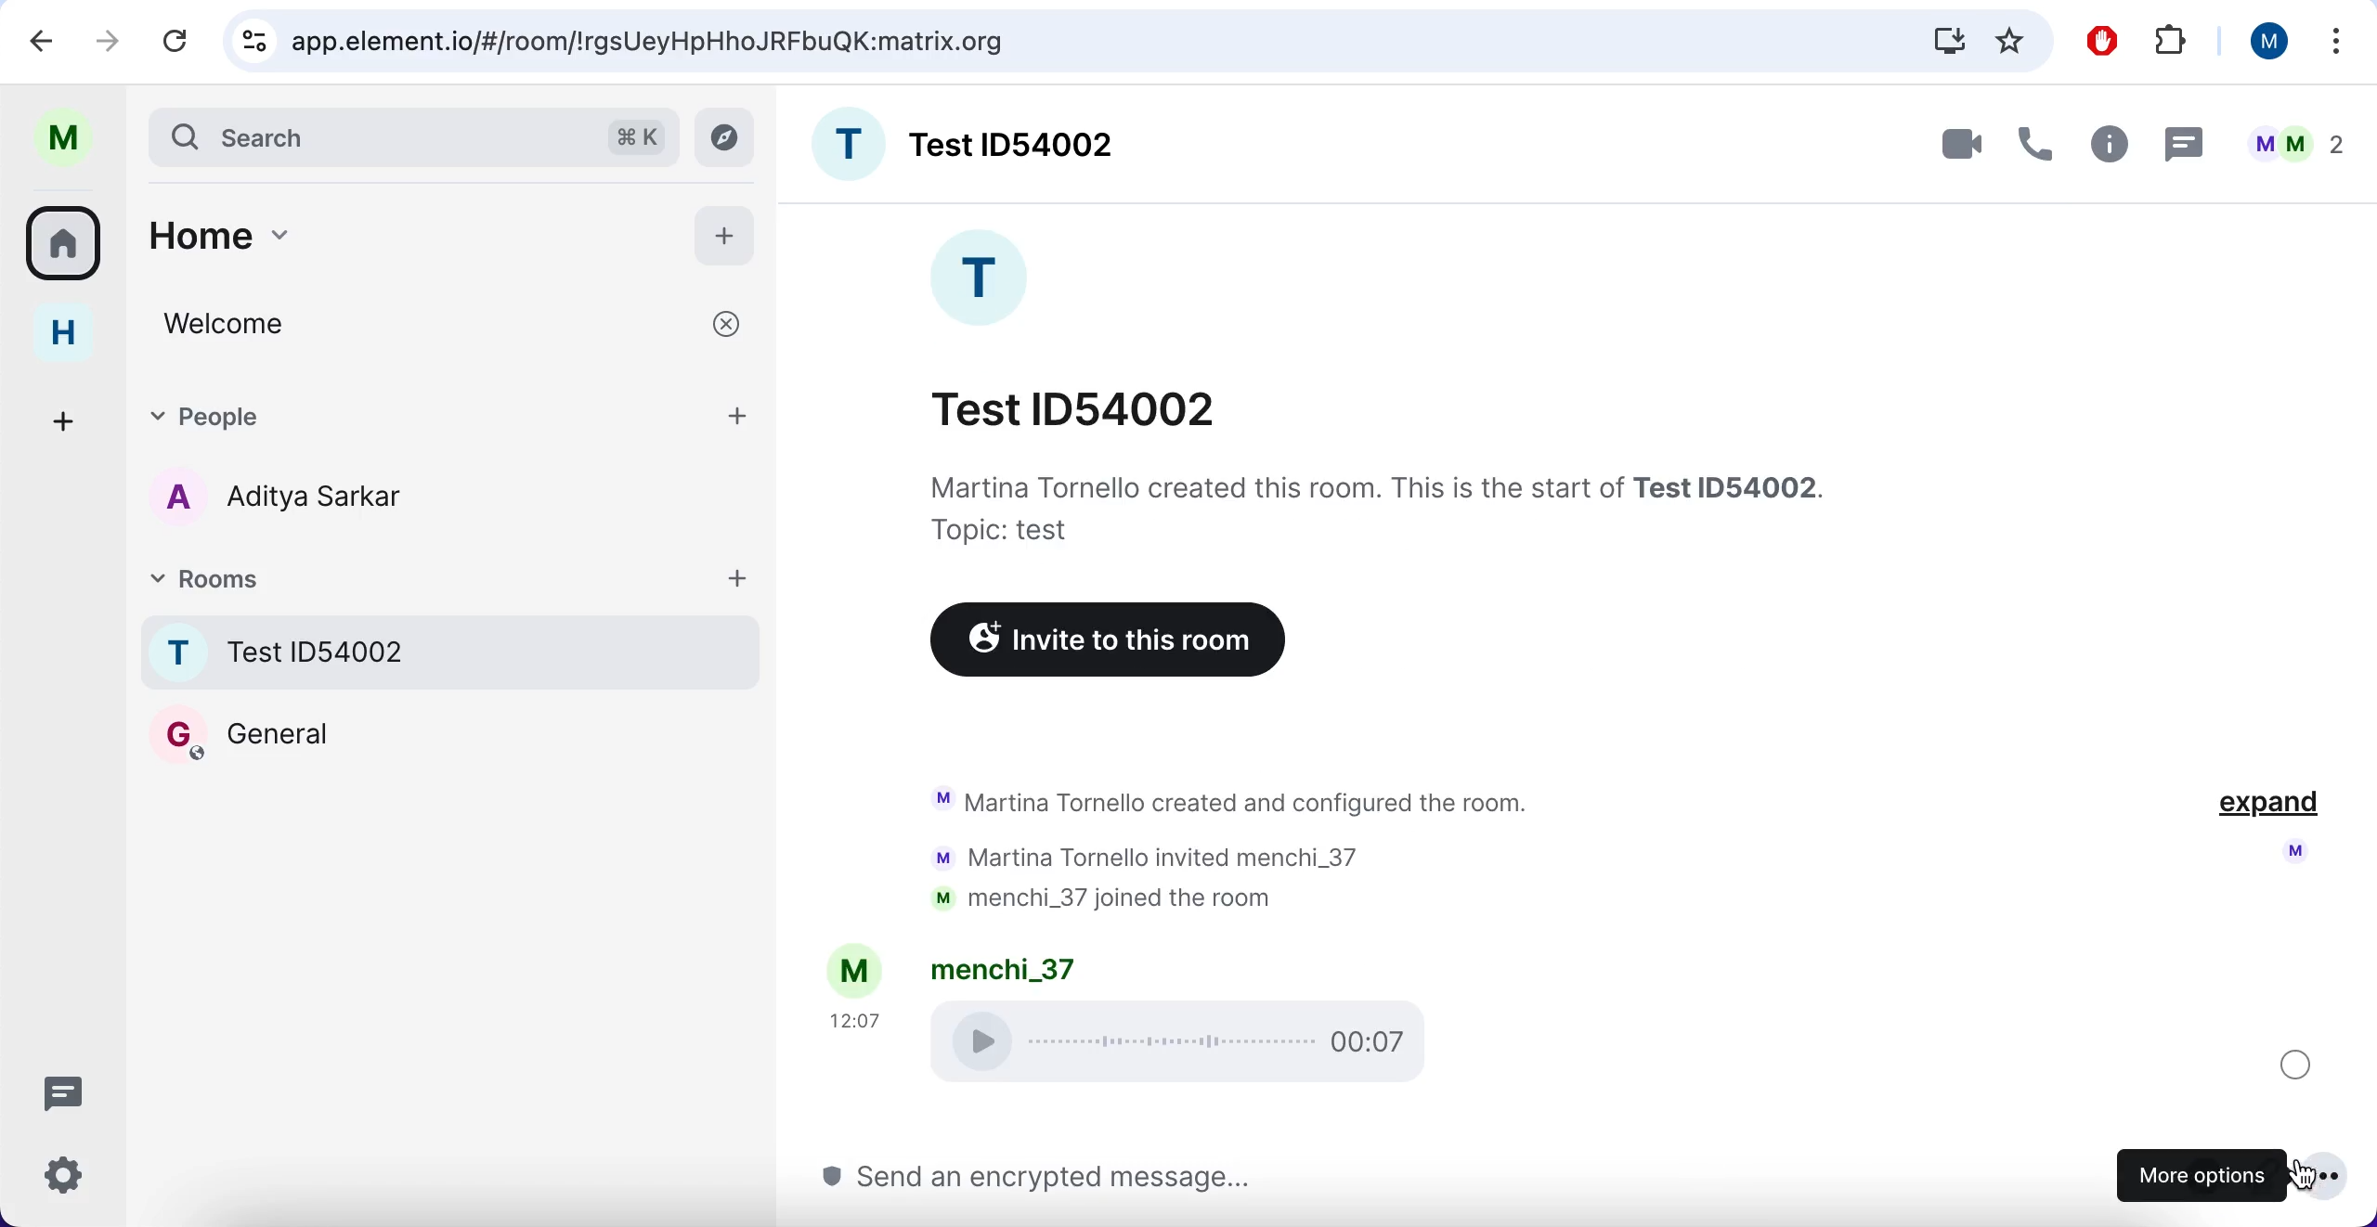 This screenshot has height=1227, width=2377. Describe the element at coordinates (1088, 402) in the screenshot. I see `chat title` at that location.